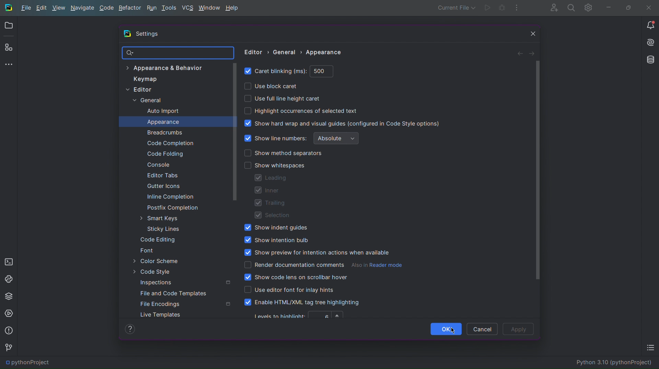 This screenshot has height=369, width=659. Describe the element at coordinates (152, 8) in the screenshot. I see `Run` at that location.